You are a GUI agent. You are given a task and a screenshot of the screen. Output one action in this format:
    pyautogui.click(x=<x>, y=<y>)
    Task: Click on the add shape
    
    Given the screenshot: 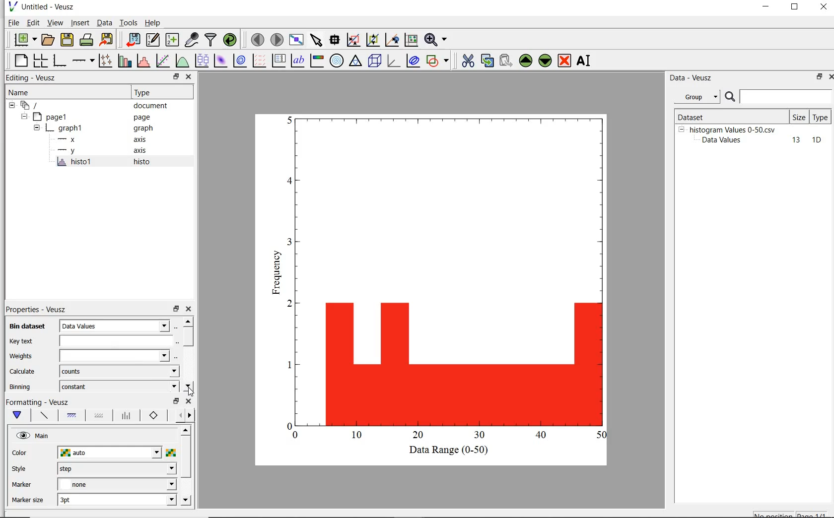 What is the action you would take?
    pyautogui.click(x=438, y=62)
    